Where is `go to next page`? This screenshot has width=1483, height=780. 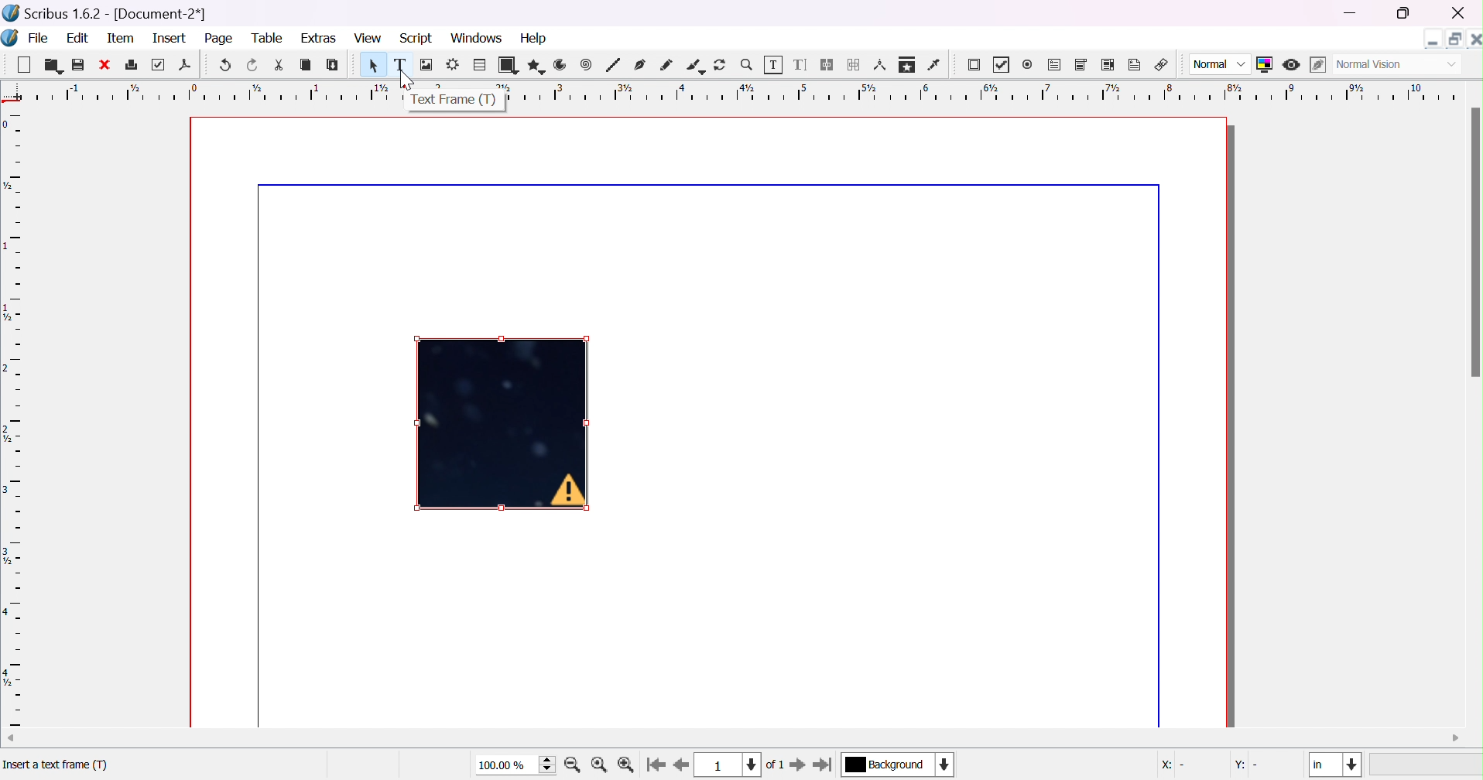 go to next page is located at coordinates (796, 765).